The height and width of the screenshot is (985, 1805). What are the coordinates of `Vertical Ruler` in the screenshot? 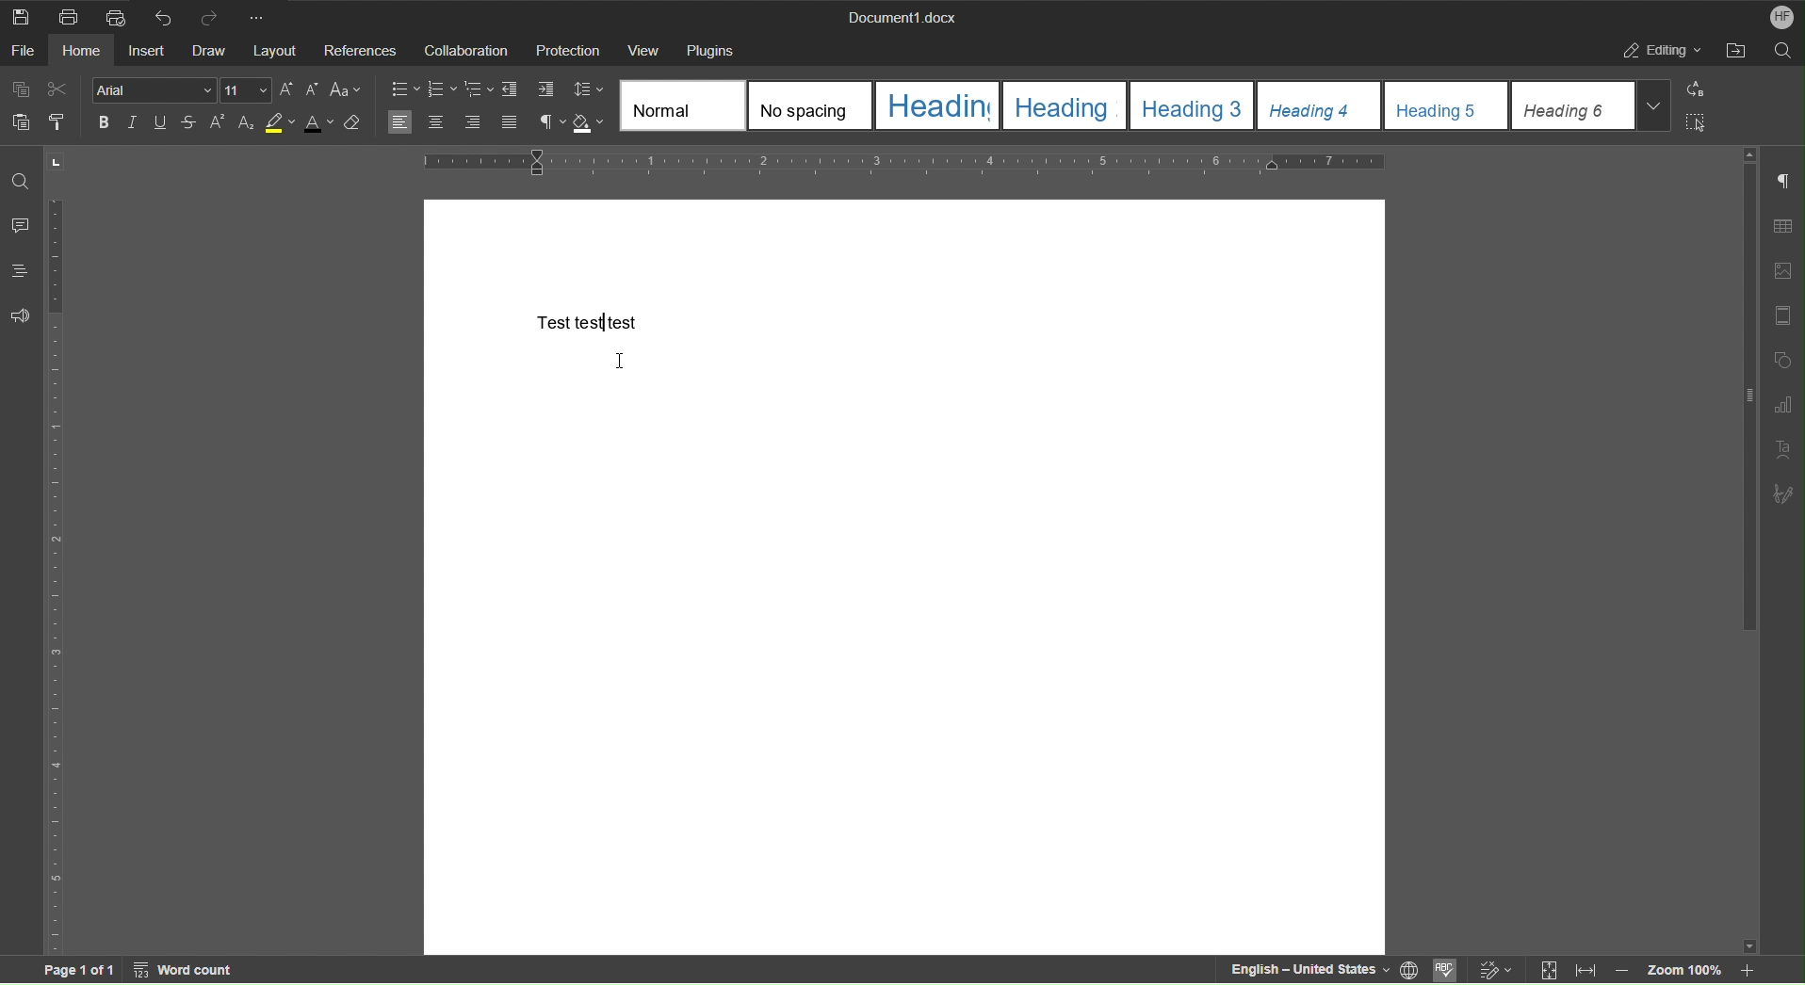 It's located at (55, 573).